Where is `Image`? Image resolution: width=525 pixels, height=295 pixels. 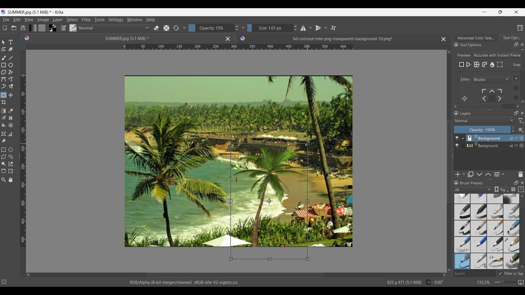
Image is located at coordinates (43, 20).